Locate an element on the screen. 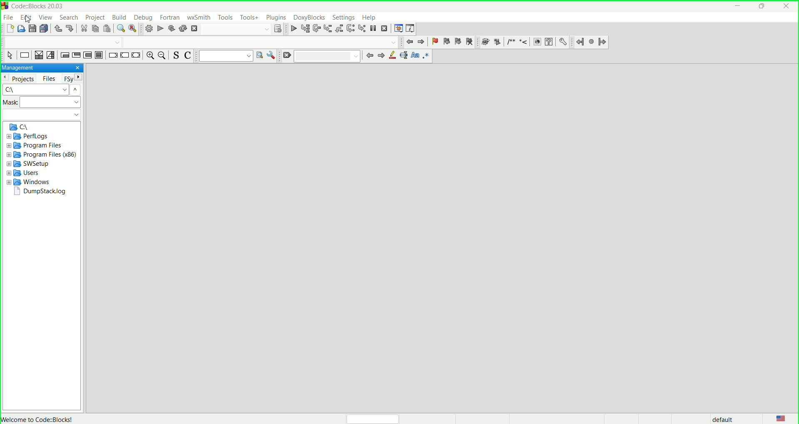 This screenshot has height=424, width=799. copy is located at coordinates (96, 29).